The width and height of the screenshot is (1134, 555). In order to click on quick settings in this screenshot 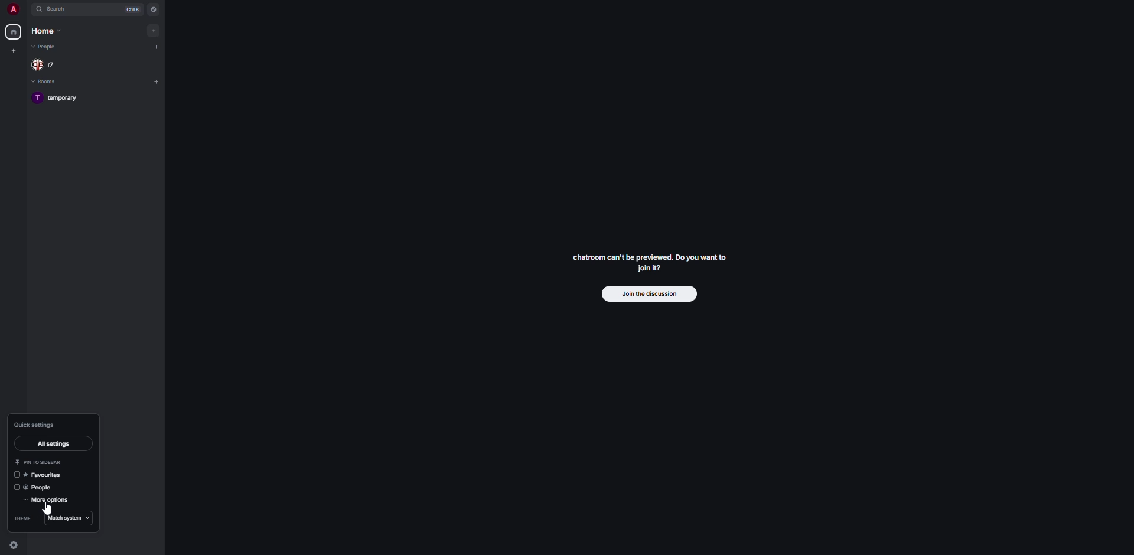, I will do `click(35, 423)`.